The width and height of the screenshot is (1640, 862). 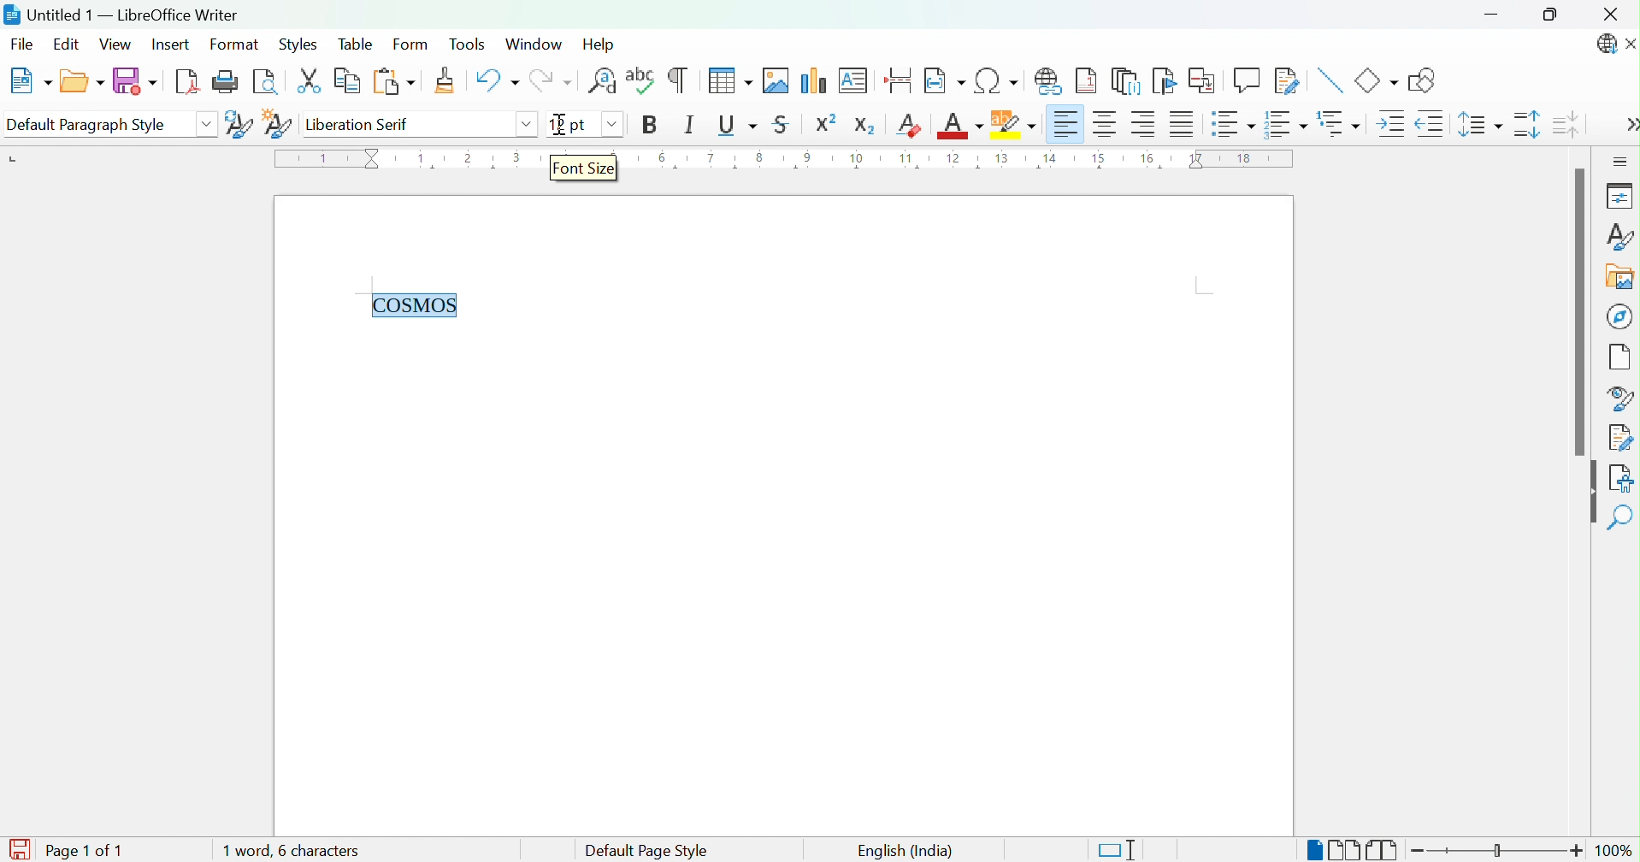 I want to click on More, so click(x=1630, y=127).